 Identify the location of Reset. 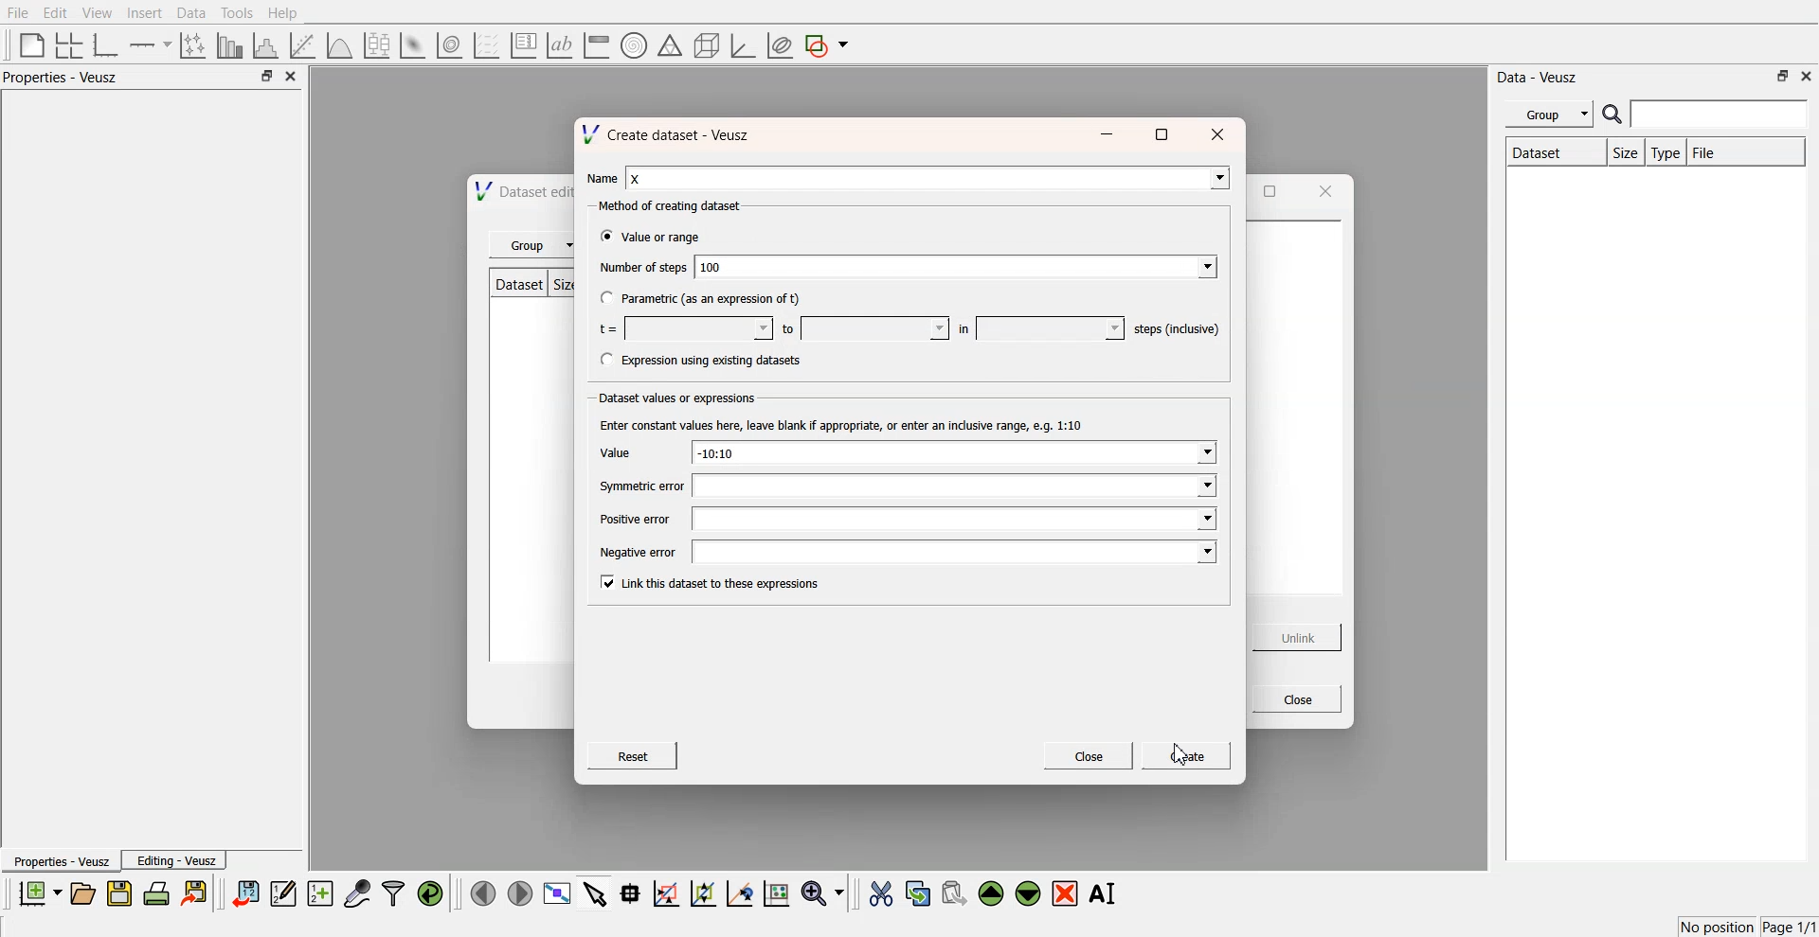
(634, 755).